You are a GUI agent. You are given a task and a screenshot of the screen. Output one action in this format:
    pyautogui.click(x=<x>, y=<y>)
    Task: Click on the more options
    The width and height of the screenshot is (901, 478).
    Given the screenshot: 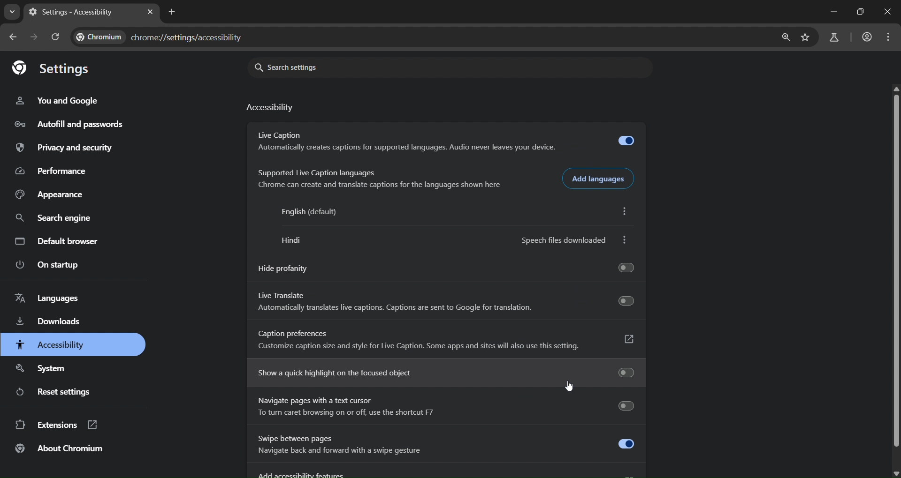 What is the action you would take?
    pyautogui.click(x=626, y=212)
    